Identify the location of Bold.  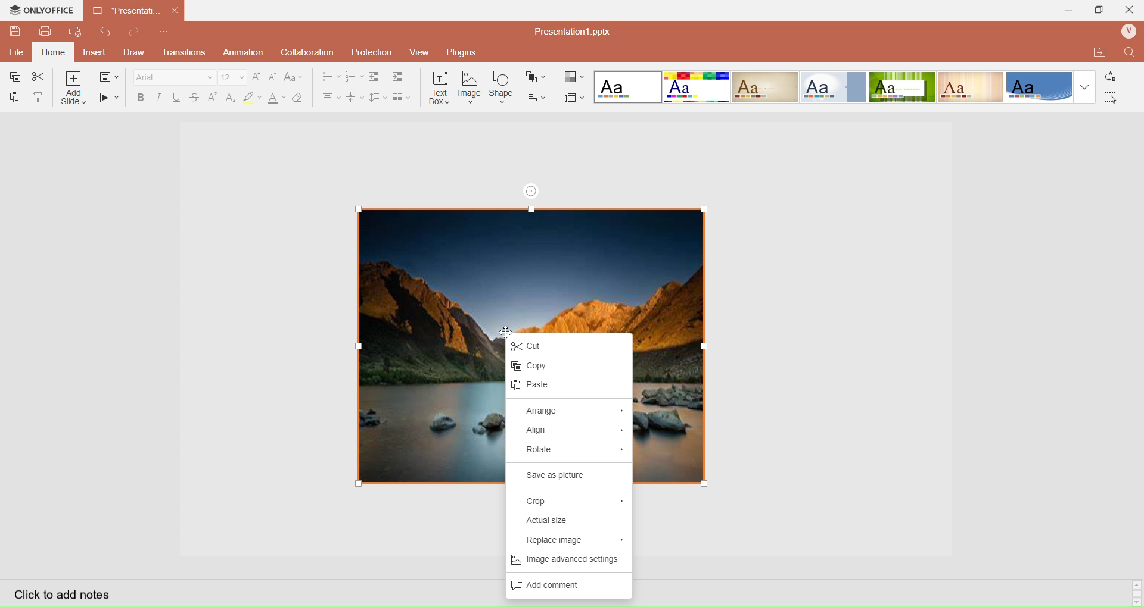
(141, 98).